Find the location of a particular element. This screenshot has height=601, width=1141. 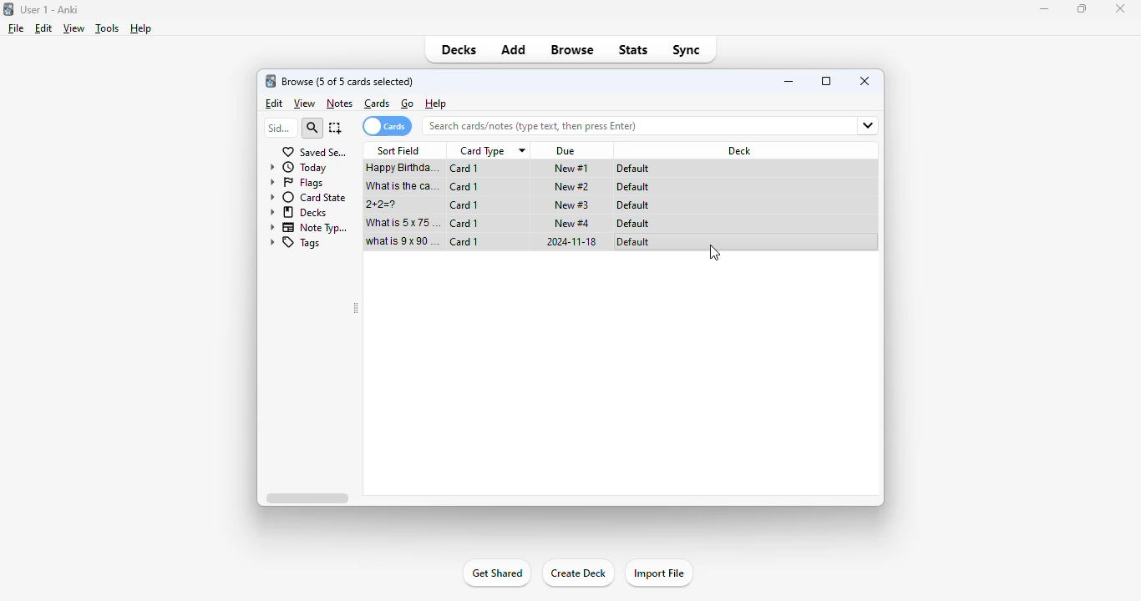

today is located at coordinates (297, 168).